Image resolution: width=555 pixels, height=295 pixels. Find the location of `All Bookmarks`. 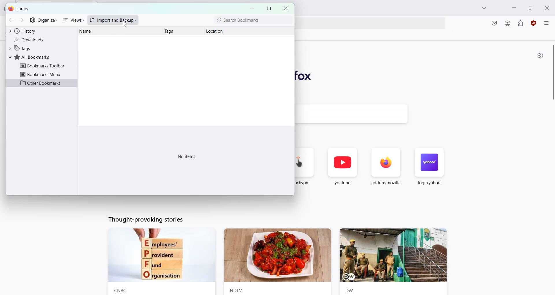

All Bookmarks is located at coordinates (41, 57).